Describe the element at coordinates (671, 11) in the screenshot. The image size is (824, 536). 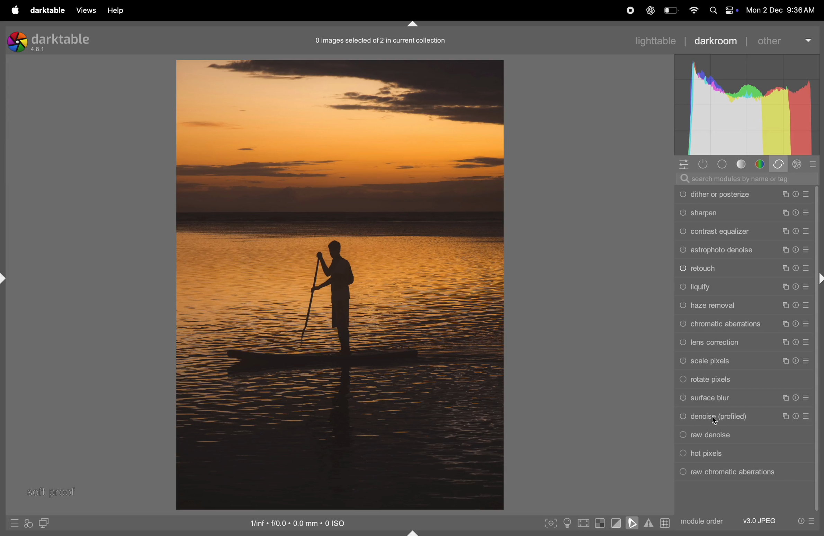
I see `battery` at that location.